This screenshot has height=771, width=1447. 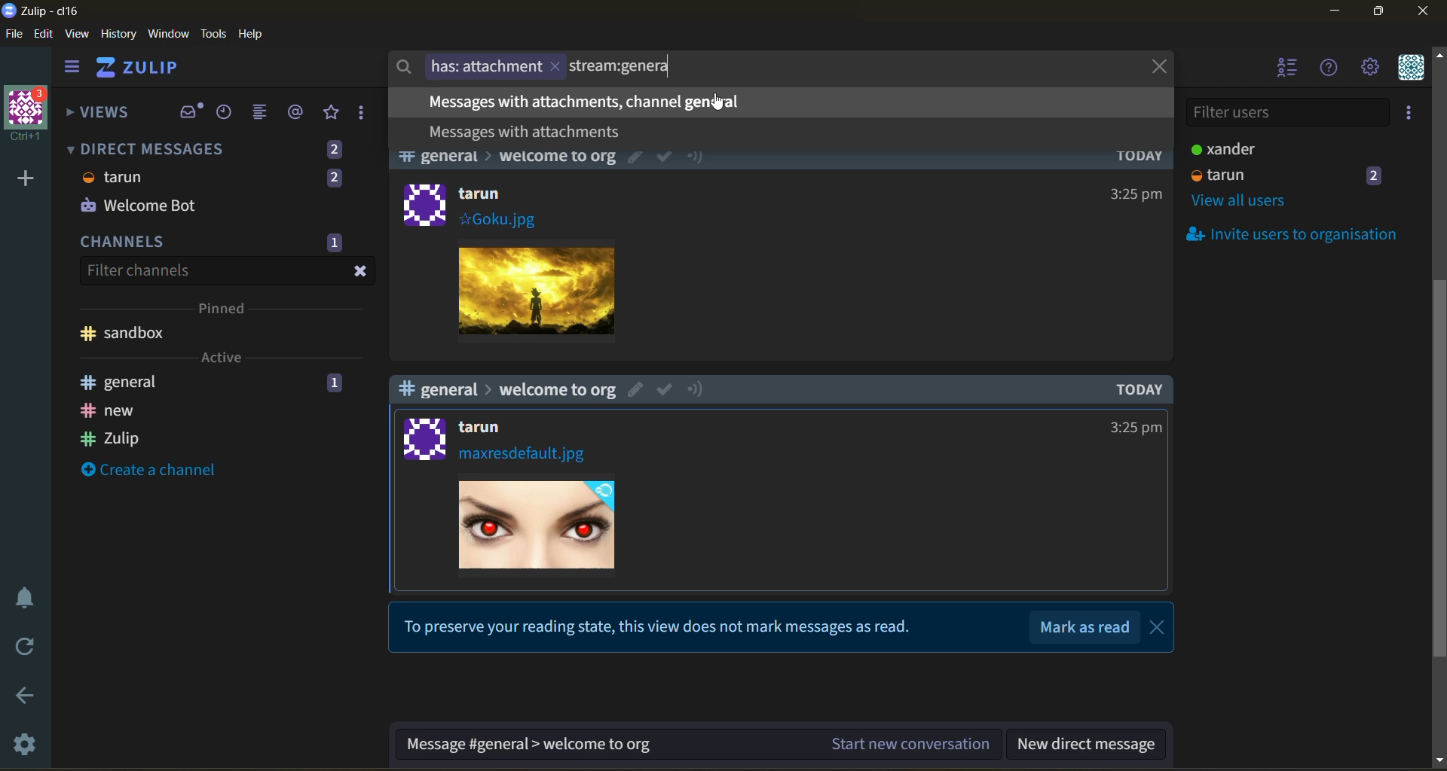 What do you see at coordinates (1134, 427) in the screenshot?
I see `3:25pm` at bounding box center [1134, 427].